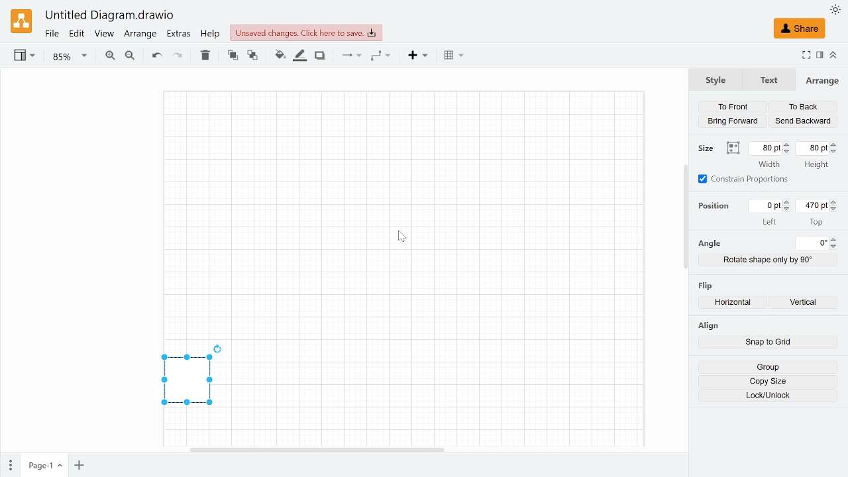 The height and width of the screenshot is (477, 848). What do you see at coordinates (381, 56) in the screenshot?
I see `Waypoints` at bounding box center [381, 56].